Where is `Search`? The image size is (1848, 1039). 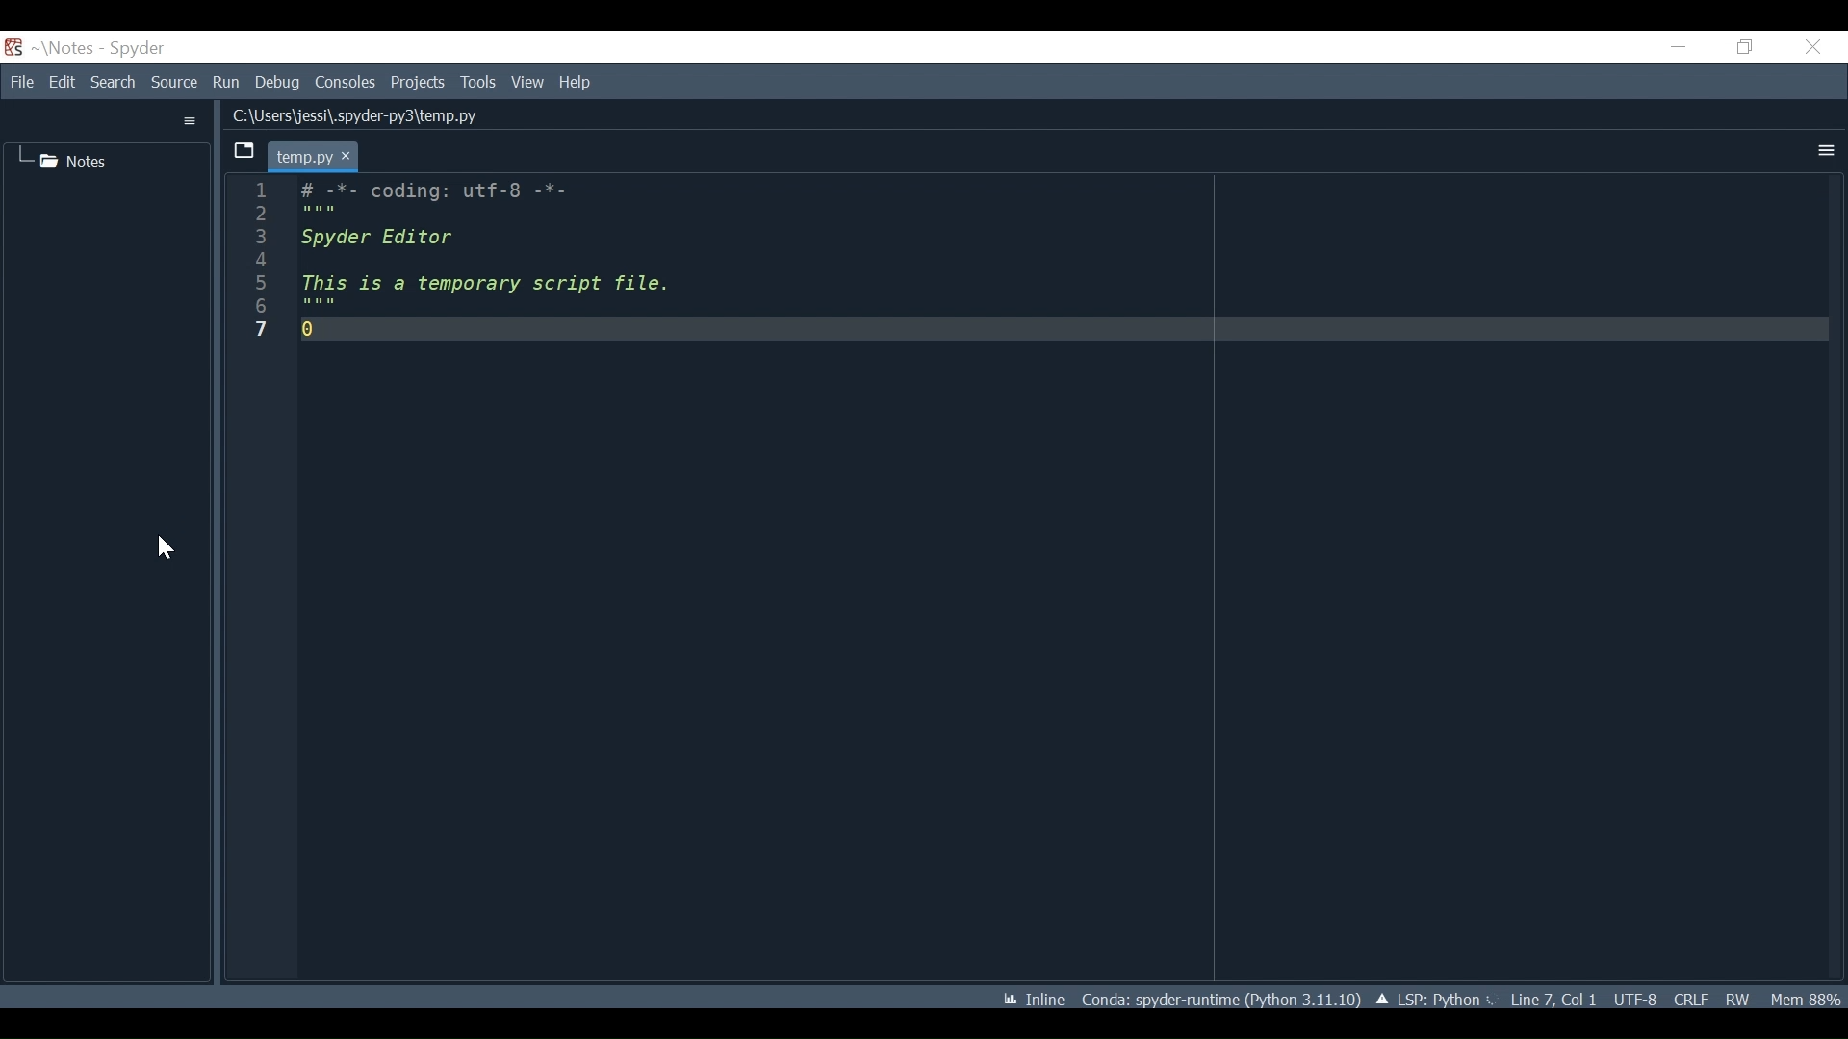
Search is located at coordinates (114, 83).